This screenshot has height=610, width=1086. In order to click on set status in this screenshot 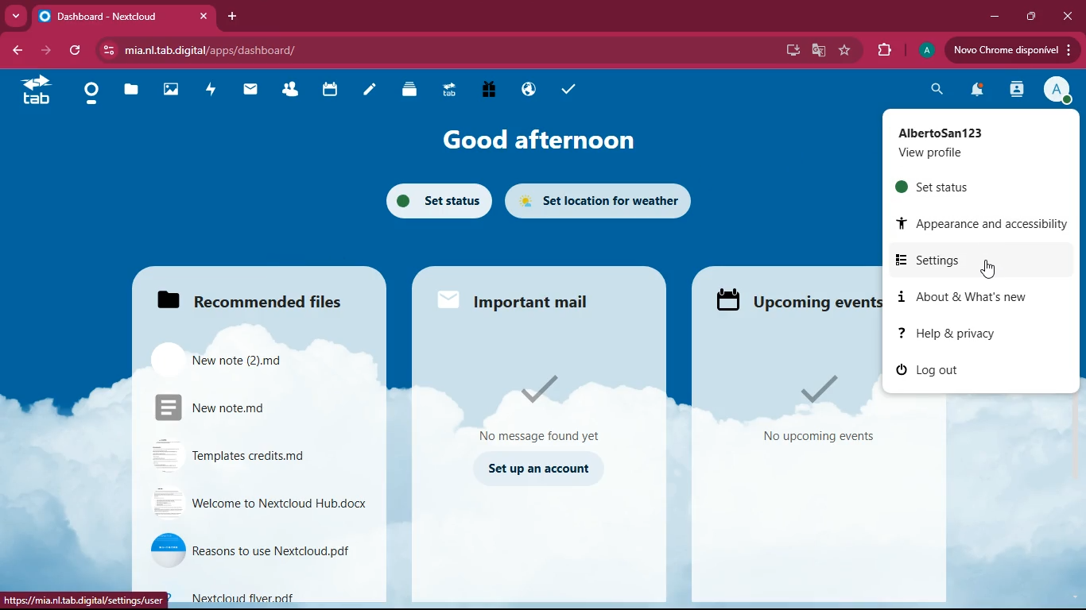, I will do `click(435, 200)`.